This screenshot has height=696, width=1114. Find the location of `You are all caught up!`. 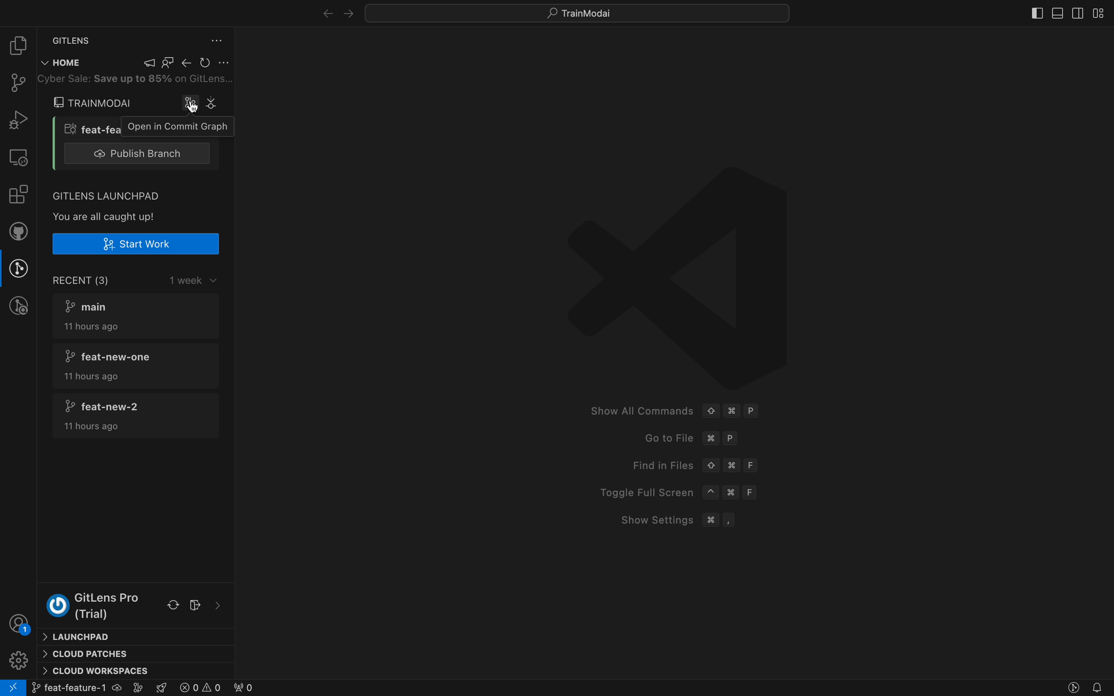

You are all caught up! is located at coordinates (107, 216).